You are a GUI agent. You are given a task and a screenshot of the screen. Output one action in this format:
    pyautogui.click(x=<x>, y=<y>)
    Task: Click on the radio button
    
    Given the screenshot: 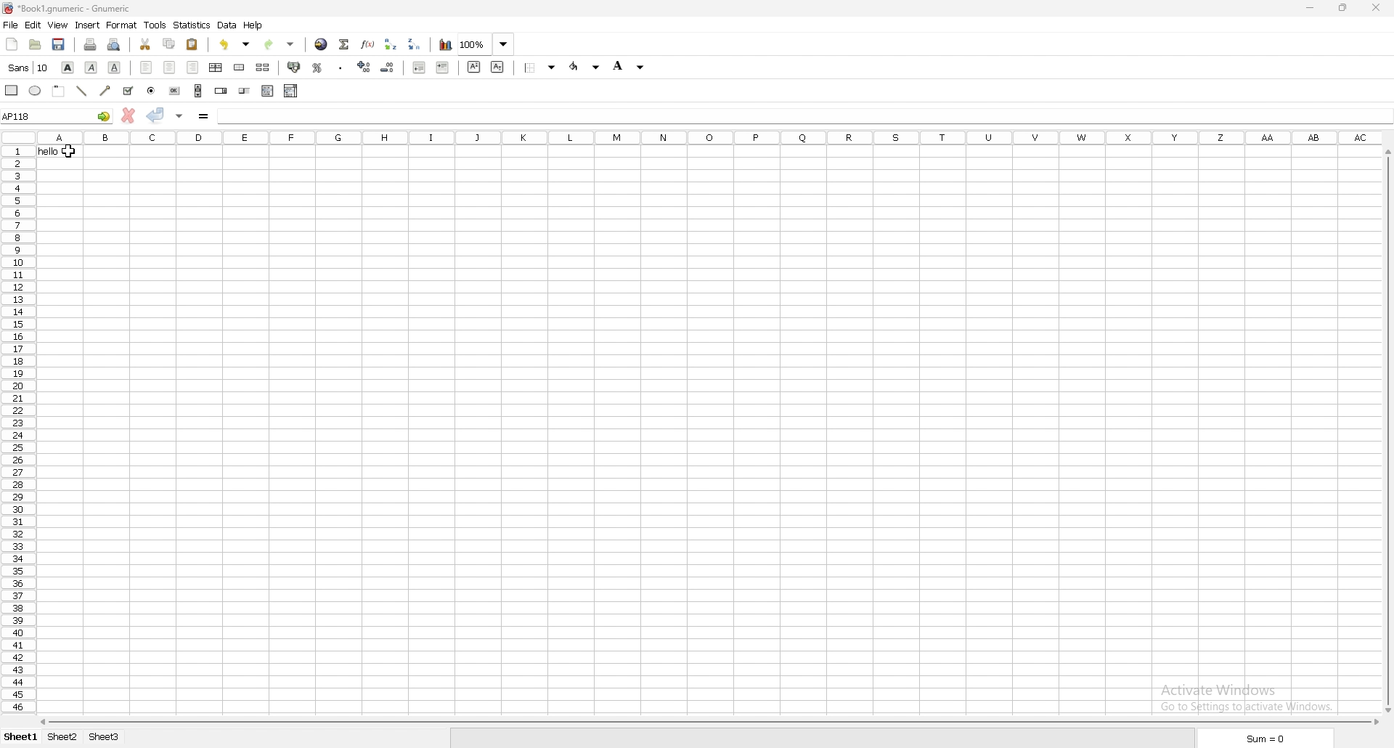 What is the action you would take?
    pyautogui.click(x=151, y=91)
    